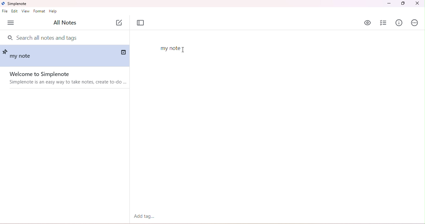 This screenshot has width=425, height=224. I want to click on pin, so click(6, 51).